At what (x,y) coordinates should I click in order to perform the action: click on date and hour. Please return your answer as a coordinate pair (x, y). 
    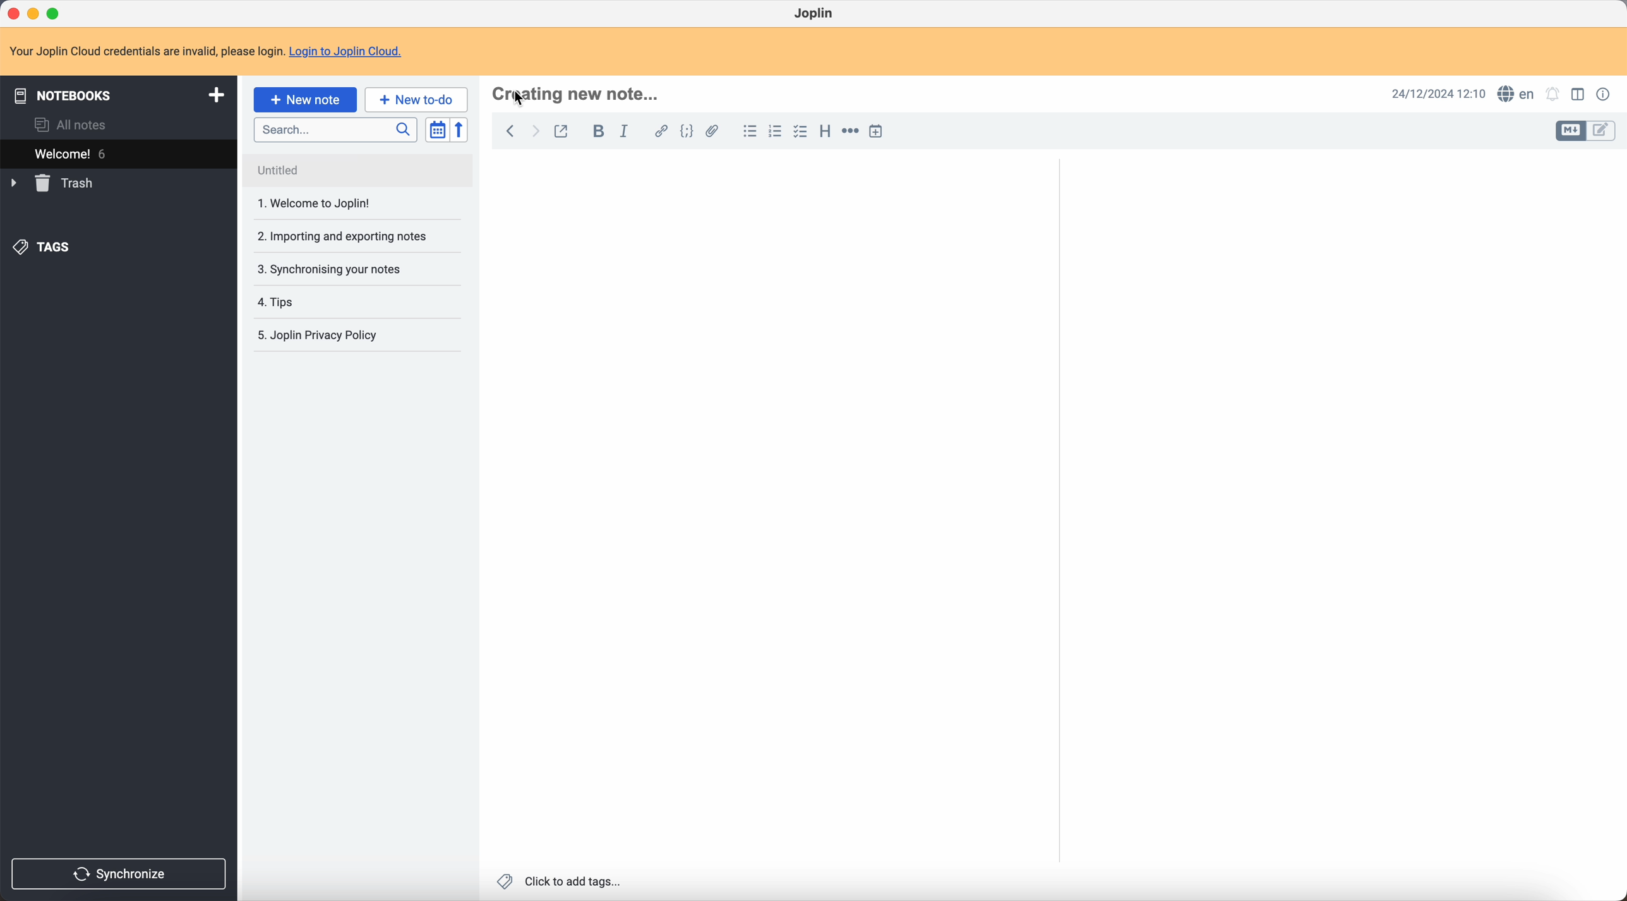
    Looking at the image, I should click on (1439, 94).